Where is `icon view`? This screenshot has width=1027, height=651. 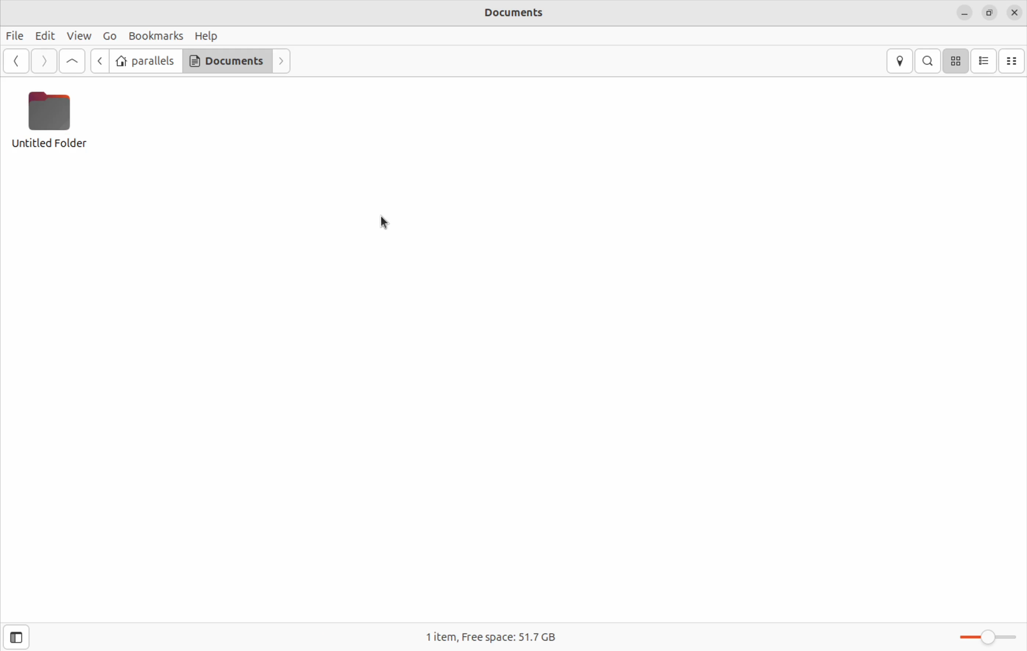
icon view is located at coordinates (958, 61).